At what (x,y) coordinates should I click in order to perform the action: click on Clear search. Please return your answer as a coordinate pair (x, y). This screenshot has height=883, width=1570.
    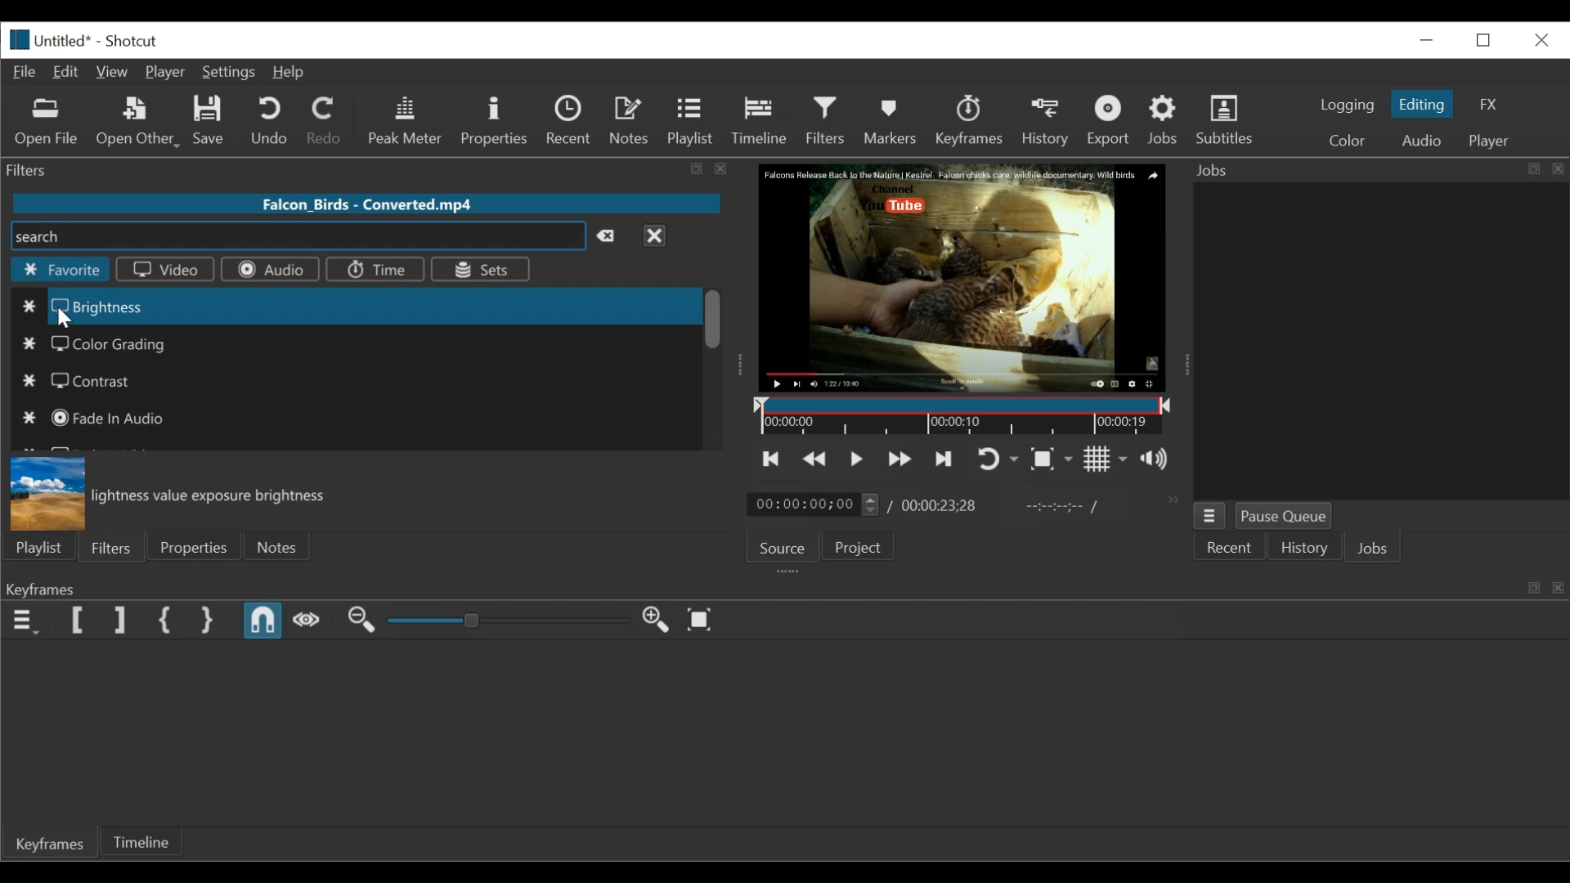
    Looking at the image, I should click on (608, 236).